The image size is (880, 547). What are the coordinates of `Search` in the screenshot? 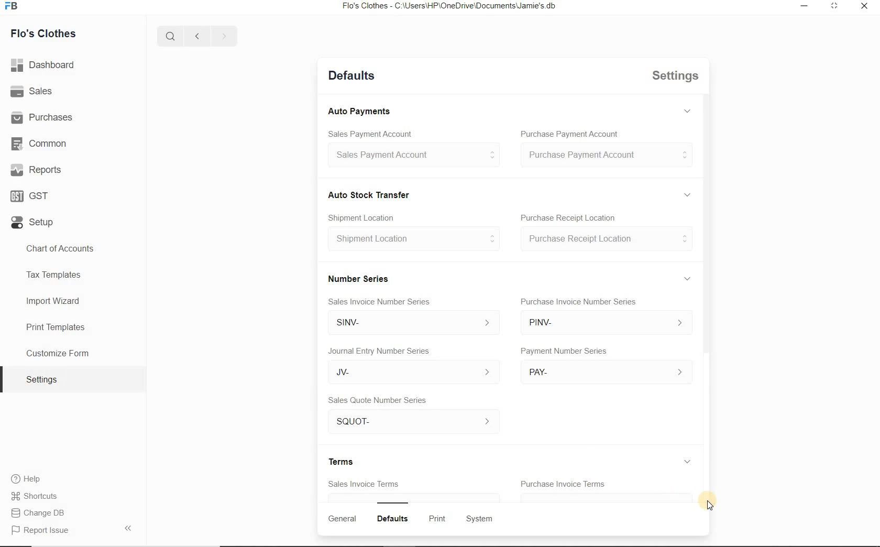 It's located at (169, 35).